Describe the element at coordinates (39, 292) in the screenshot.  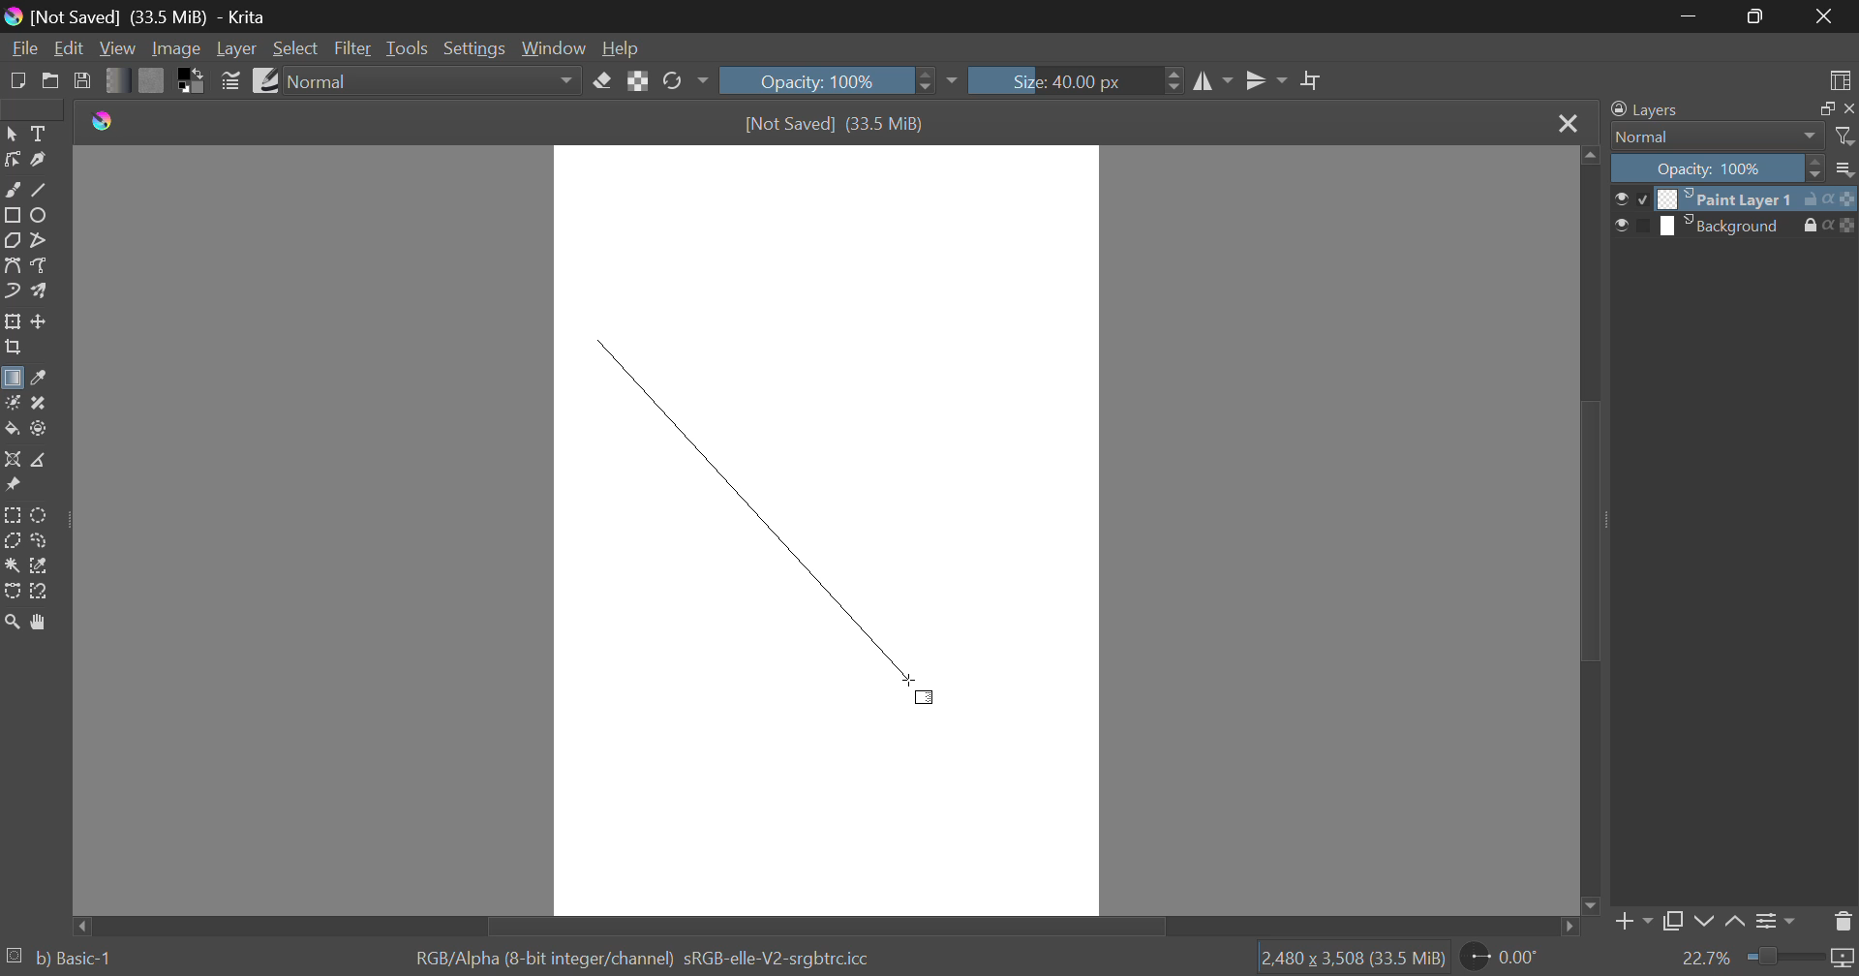
I see `Multibrush Tool` at that location.